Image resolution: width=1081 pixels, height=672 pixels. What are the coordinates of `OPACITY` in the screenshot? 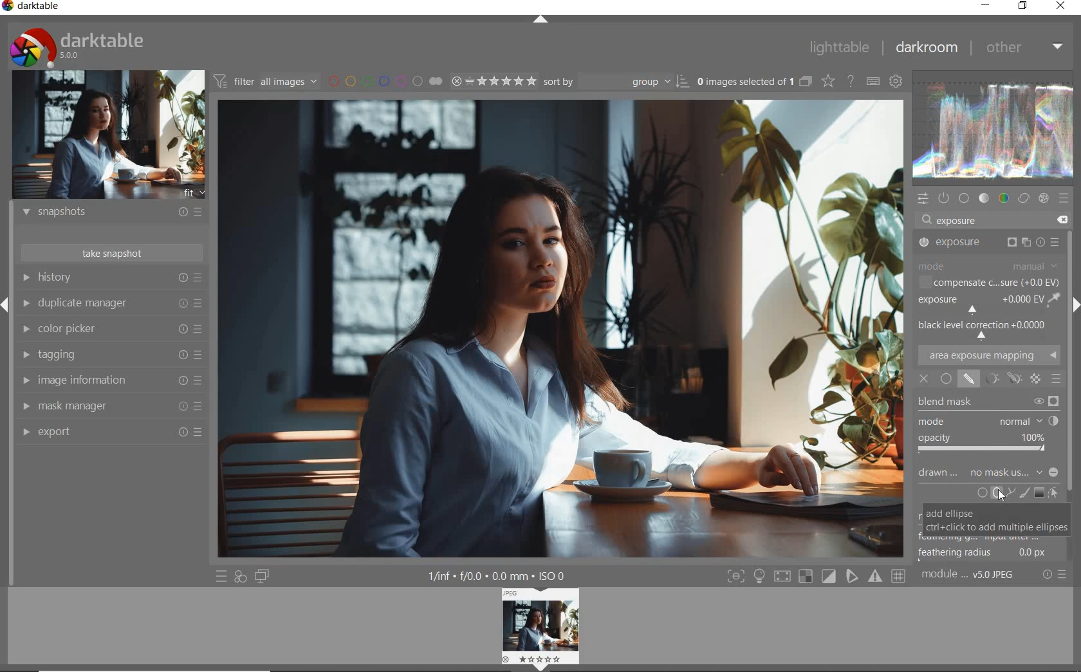 It's located at (985, 444).